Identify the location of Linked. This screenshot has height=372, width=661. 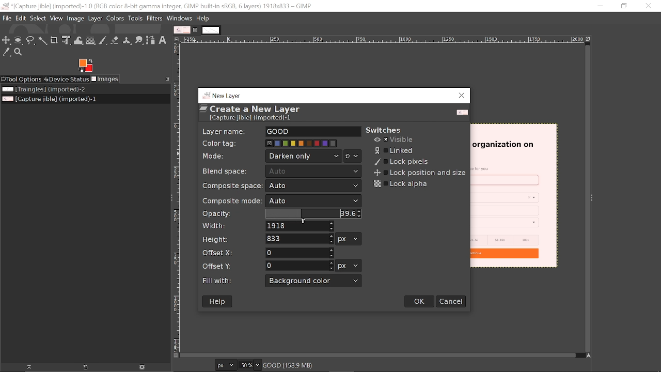
(395, 150).